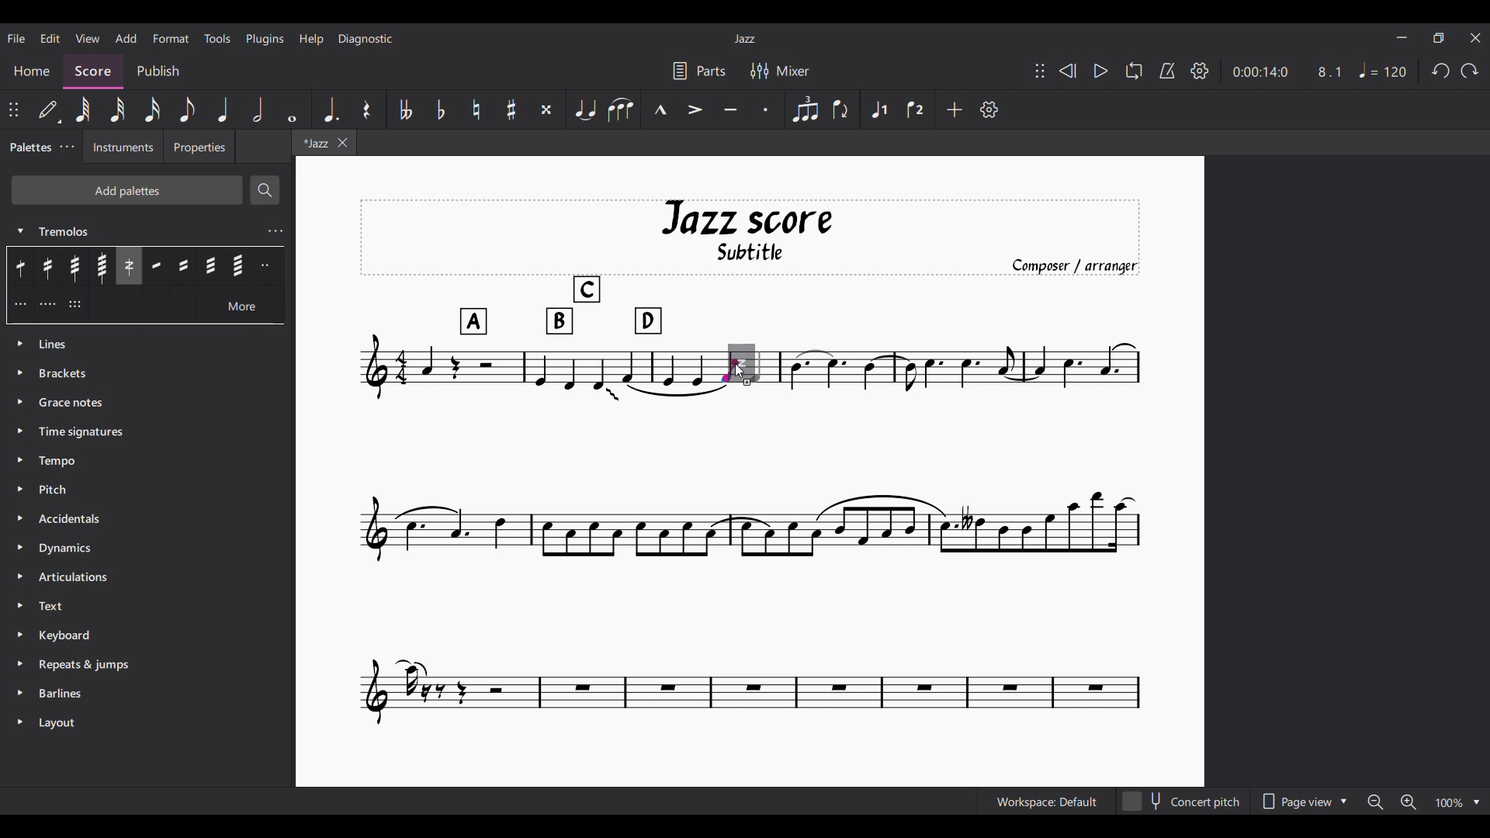  Describe the element at coordinates (1375, 802) in the screenshot. I see `Zoom out` at that location.